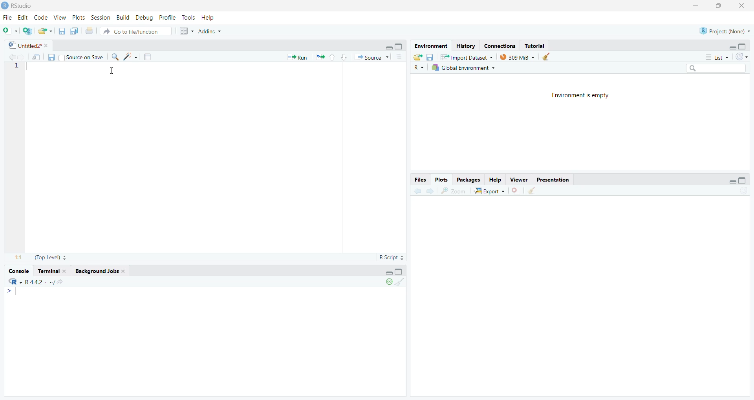 The height and width of the screenshot is (400, 754). I want to click on minimise, so click(385, 273).